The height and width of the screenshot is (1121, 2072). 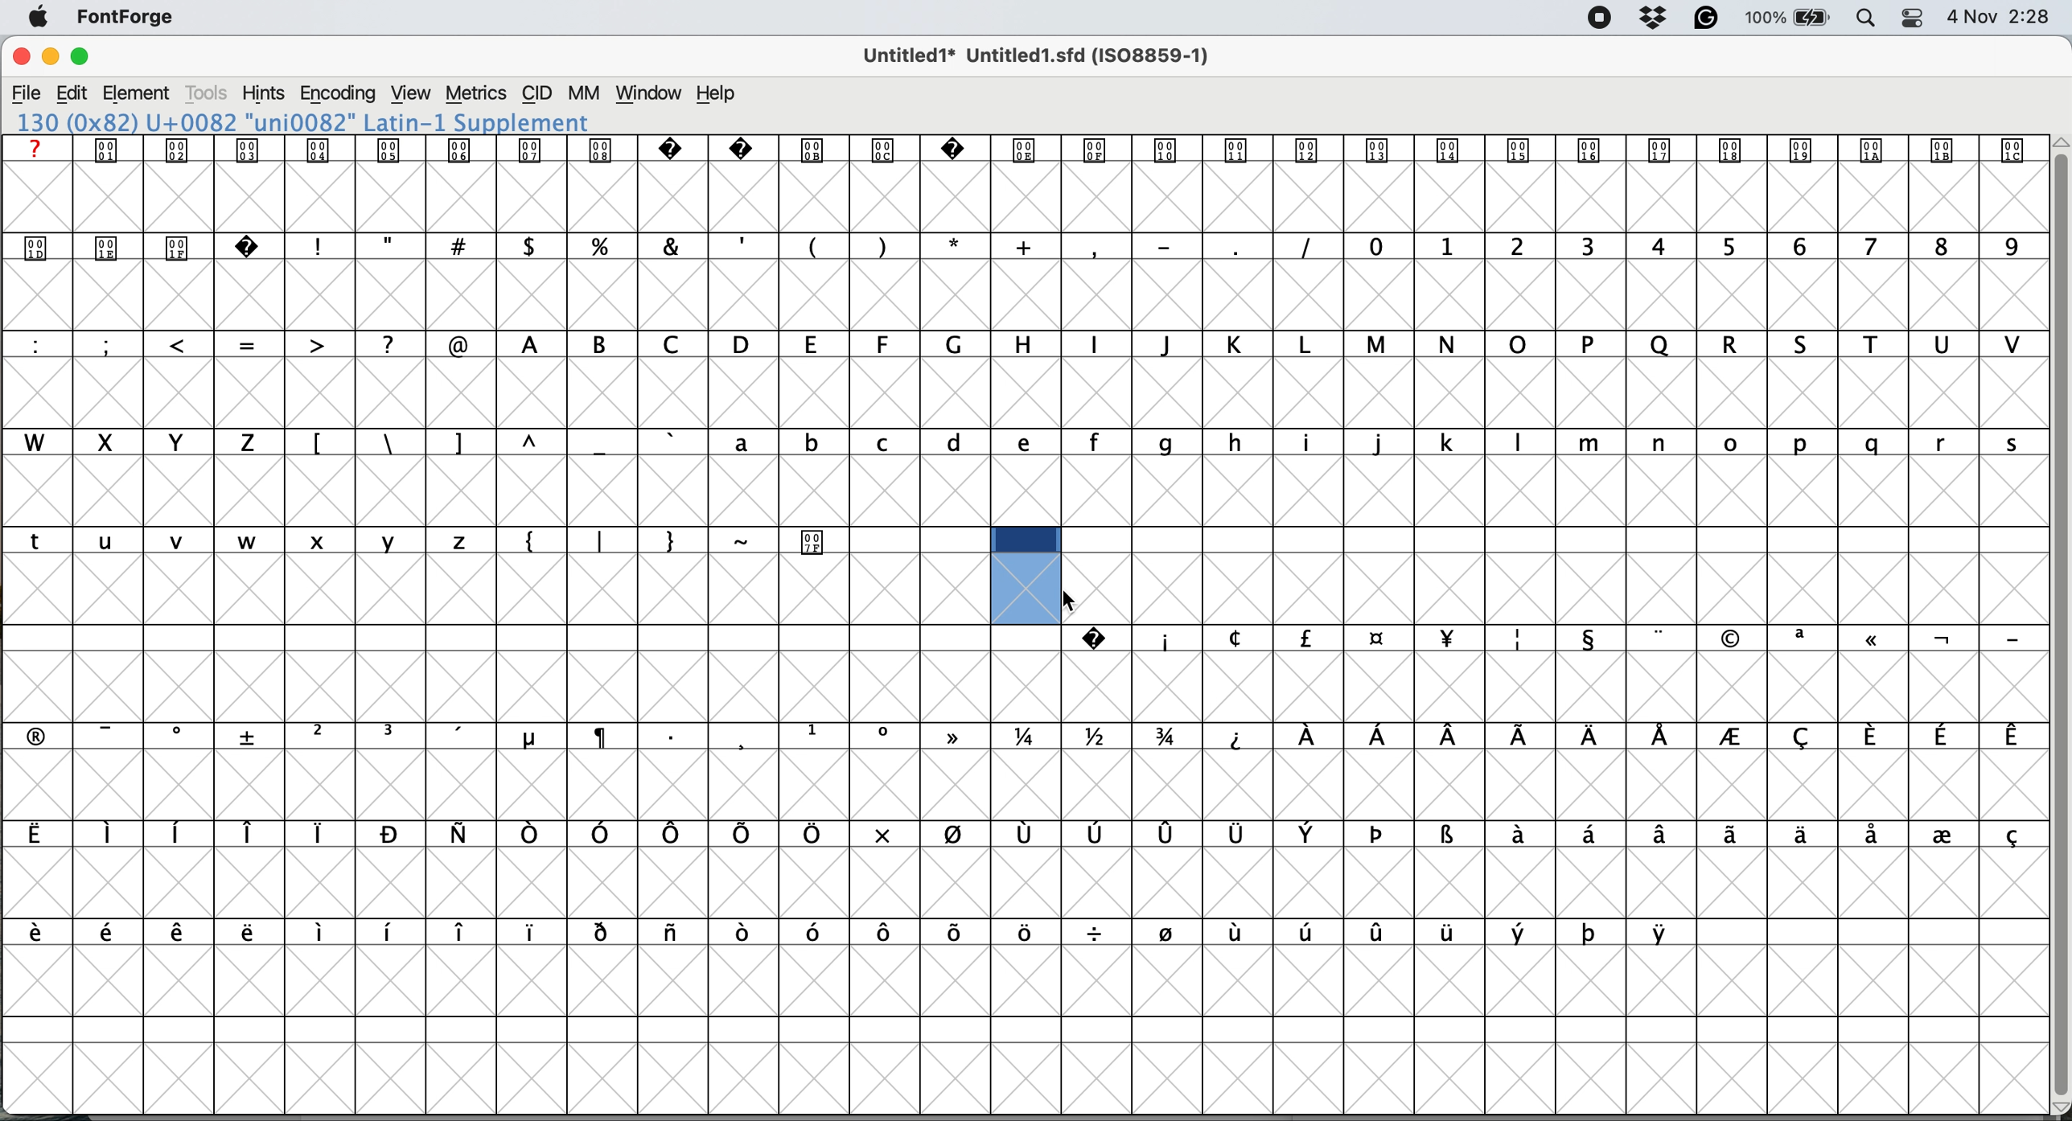 I want to click on cursor, so click(x=1071, y=601).